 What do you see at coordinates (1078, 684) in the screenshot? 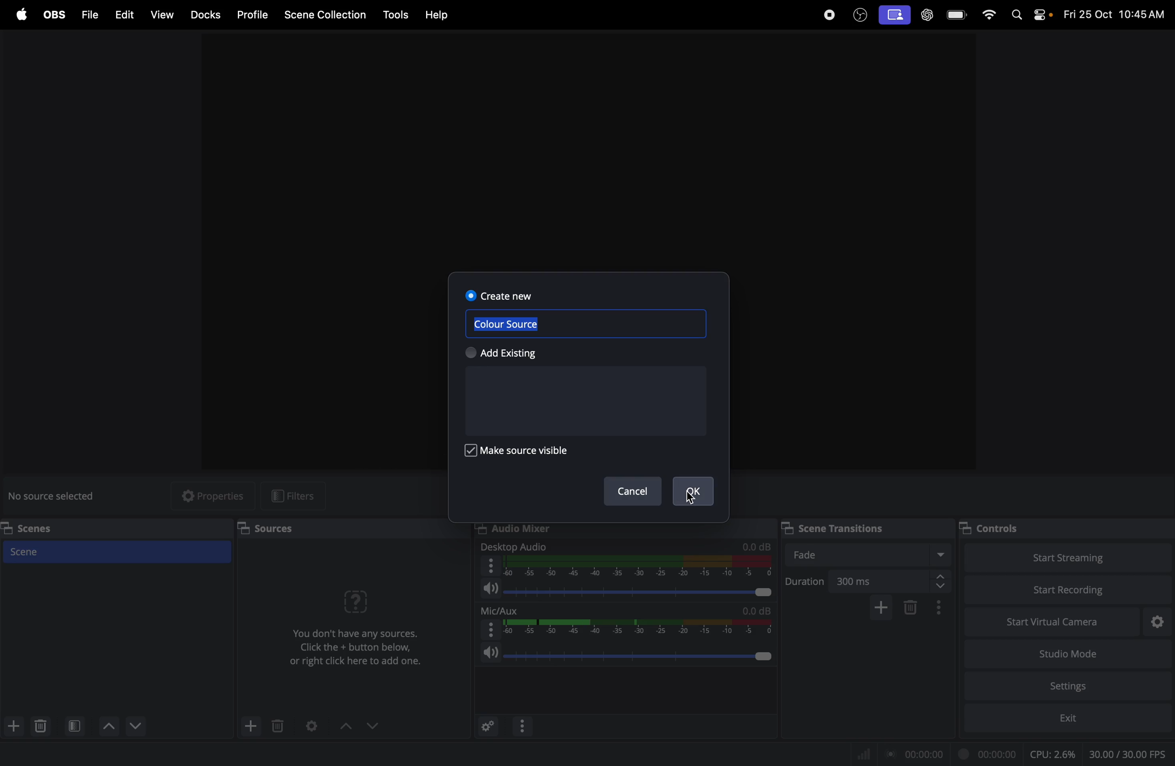
I see `setting` at bounding box center [1078, 684].